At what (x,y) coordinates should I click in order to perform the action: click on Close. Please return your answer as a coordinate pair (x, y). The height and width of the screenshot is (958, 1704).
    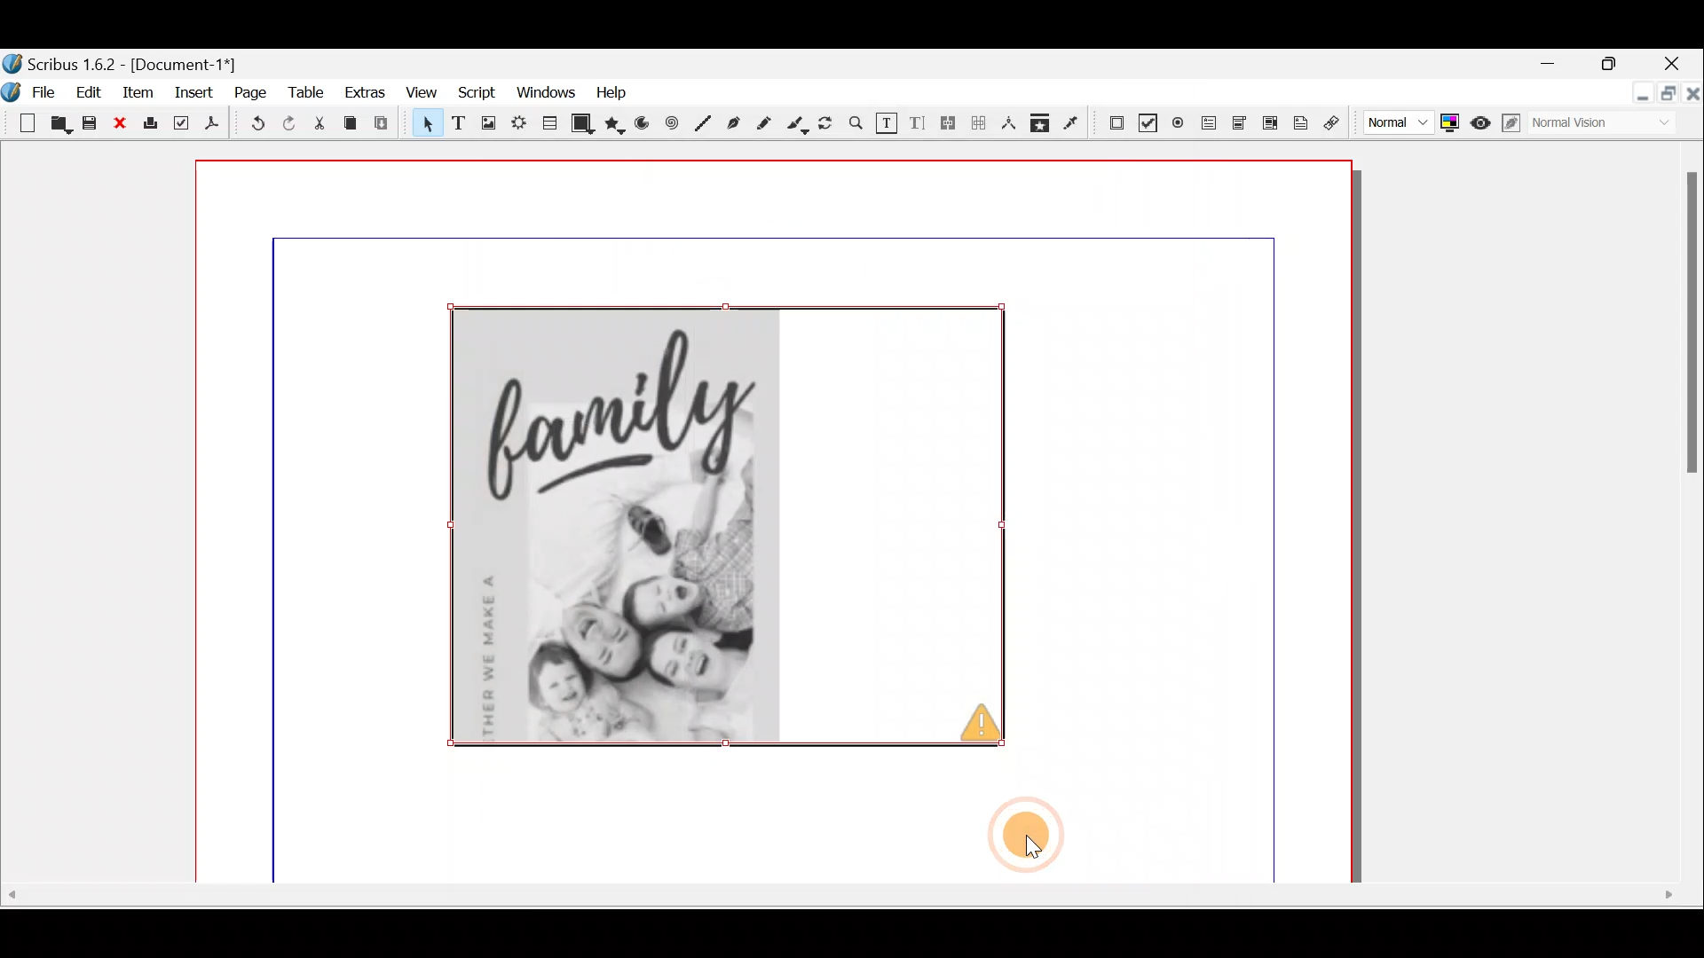
    Looking at the image, I should click on (1692, 95).